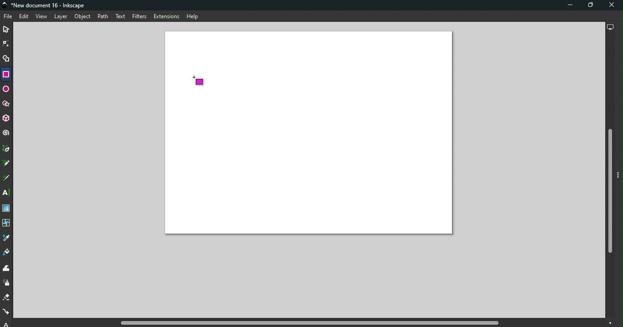 Image resolution: width=623 pixels, height=327 pixels. What do you see at coordinates (6, 30) in the screenshot?
I see `Selector` at bounding box center [6, 30].